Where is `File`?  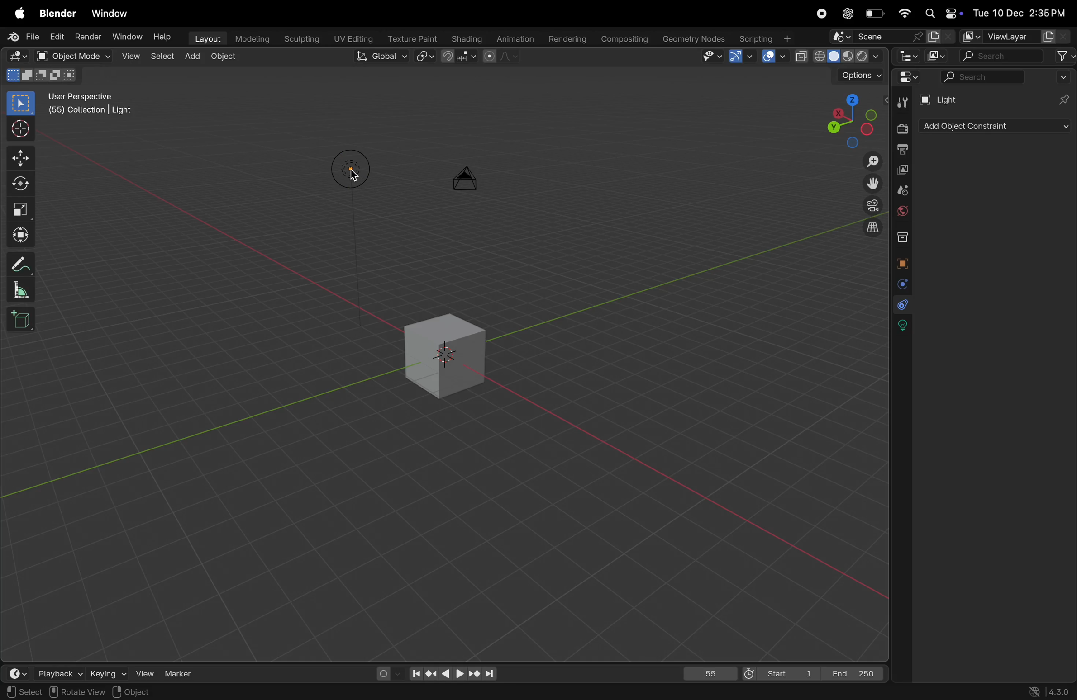
File is located at coordinates (22, 37).